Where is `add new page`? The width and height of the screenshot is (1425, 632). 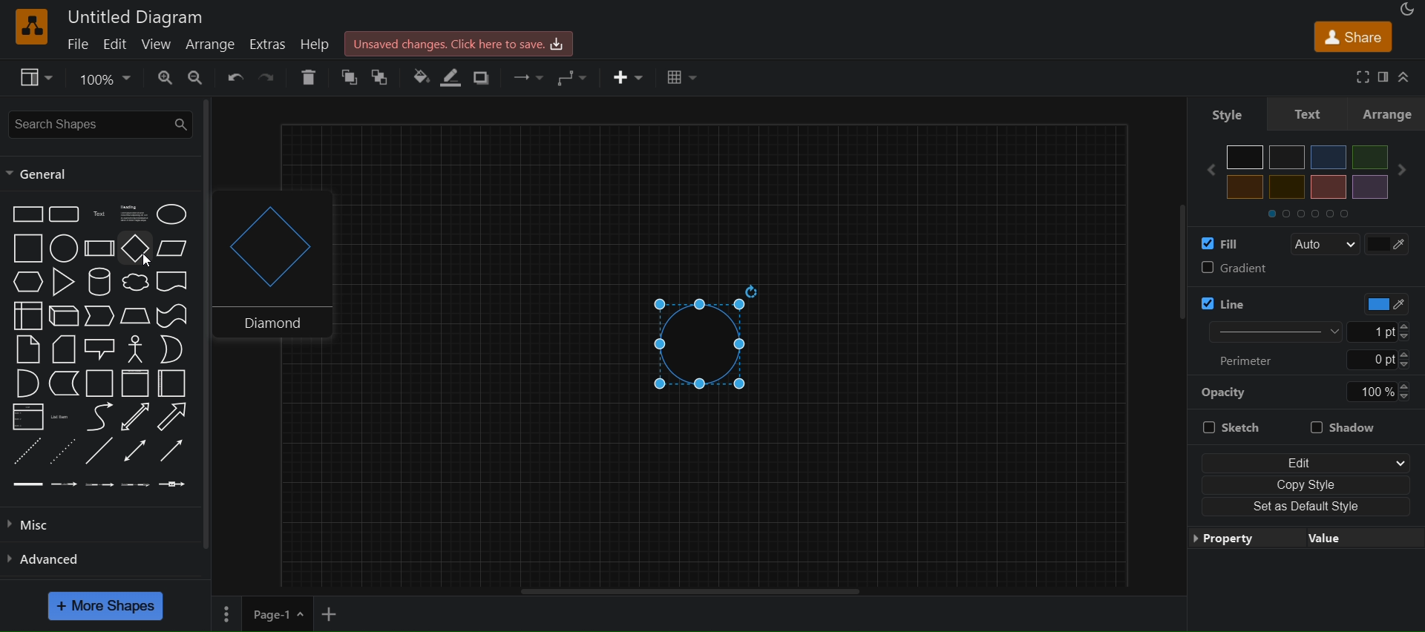 add new page is located at coordinates (338, 617).